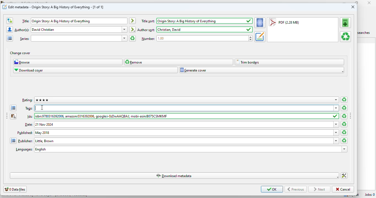  What do you see at coordinates (15, 189) in the screenshot?
I see `0 data files` at bounding box center [15, 189].